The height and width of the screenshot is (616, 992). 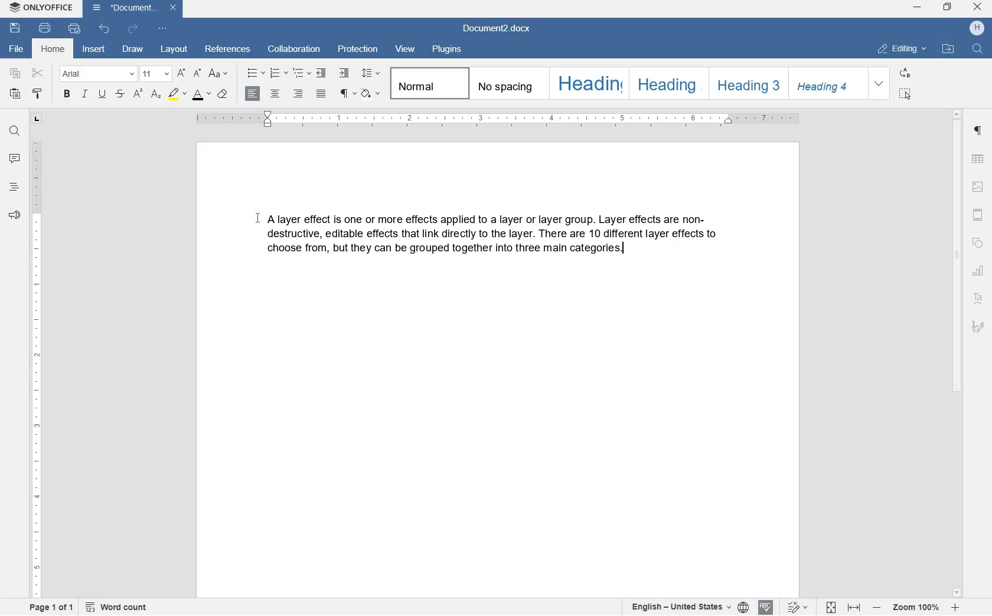 What do you see at coordinates (14, 215) in the screenshot?
I see `feedback & support` at bounding box center [14, 215].